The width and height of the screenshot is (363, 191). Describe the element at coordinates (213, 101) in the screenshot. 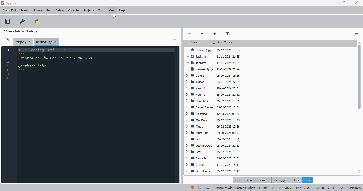

I see `searches` at that location.